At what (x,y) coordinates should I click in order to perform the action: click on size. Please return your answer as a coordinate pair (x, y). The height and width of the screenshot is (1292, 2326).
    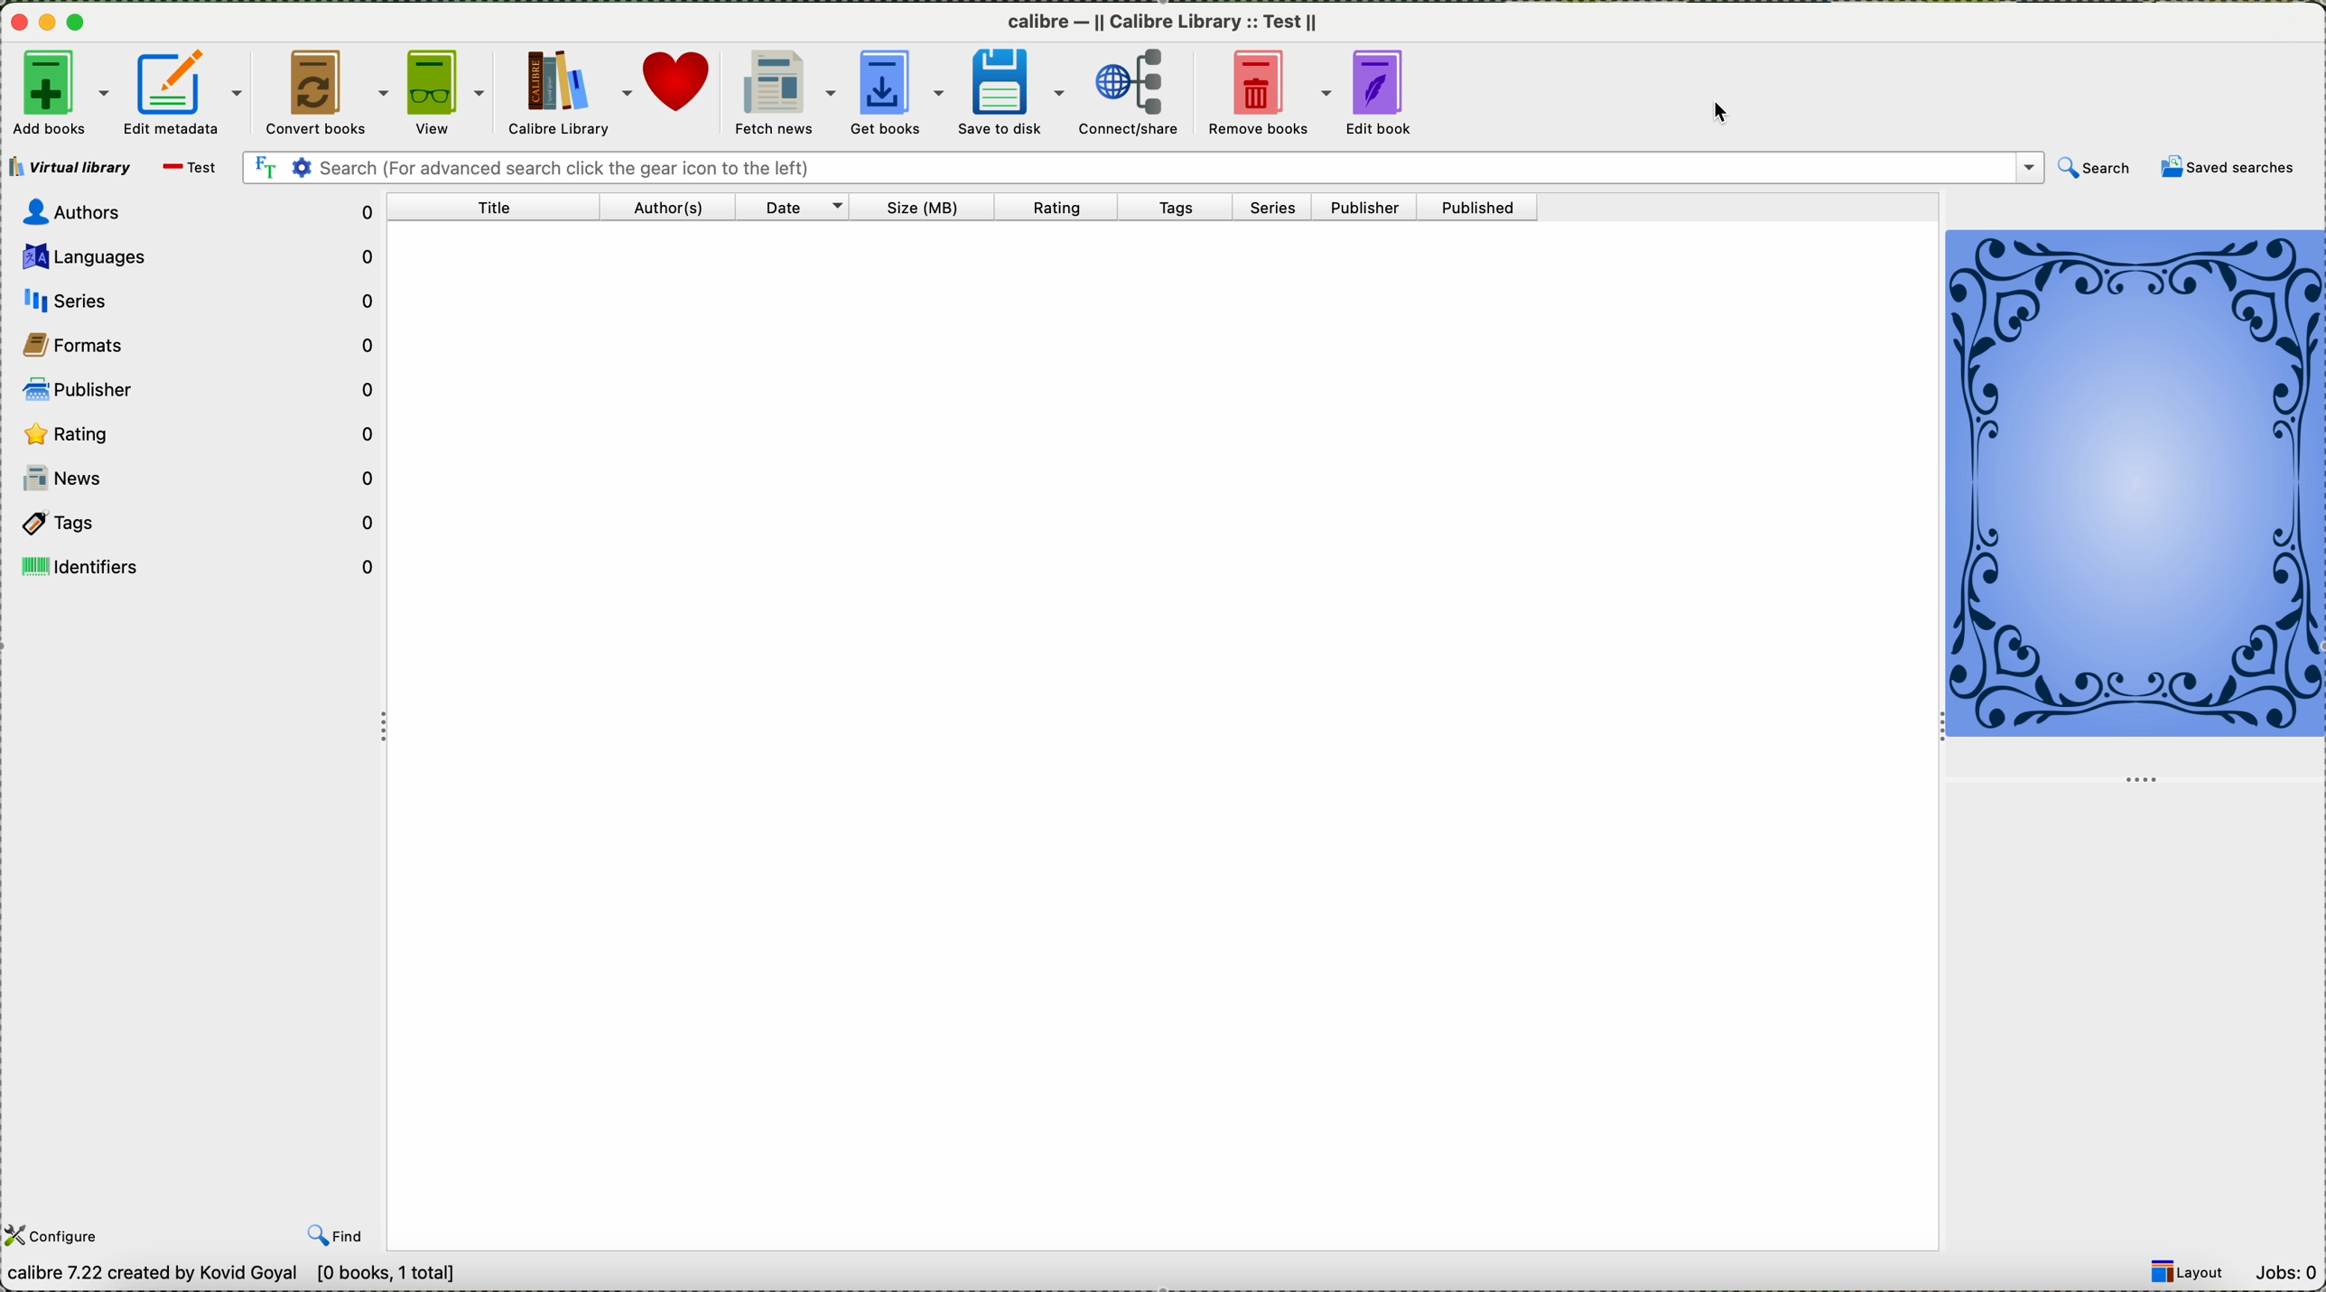
    Looking at the image, I should click on (948, 209).